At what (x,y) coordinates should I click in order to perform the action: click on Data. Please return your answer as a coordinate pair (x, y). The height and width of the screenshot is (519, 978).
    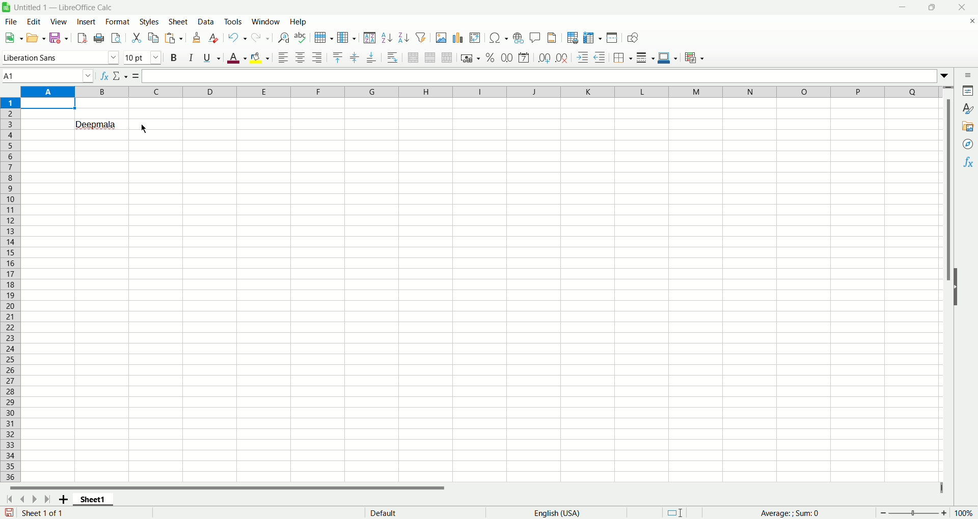
    Looking at the image, I should click on (207, 21).